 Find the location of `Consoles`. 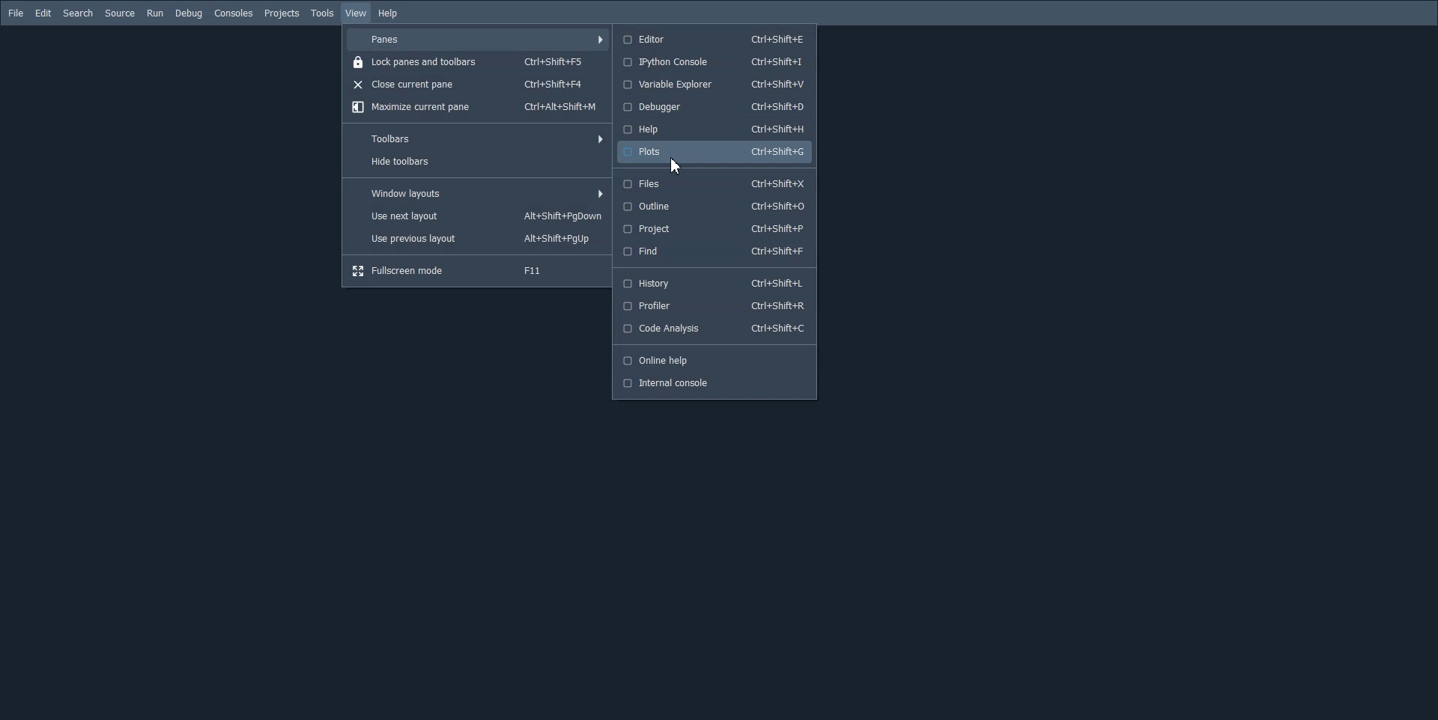

Consoles is located at coordinates (233, 13).